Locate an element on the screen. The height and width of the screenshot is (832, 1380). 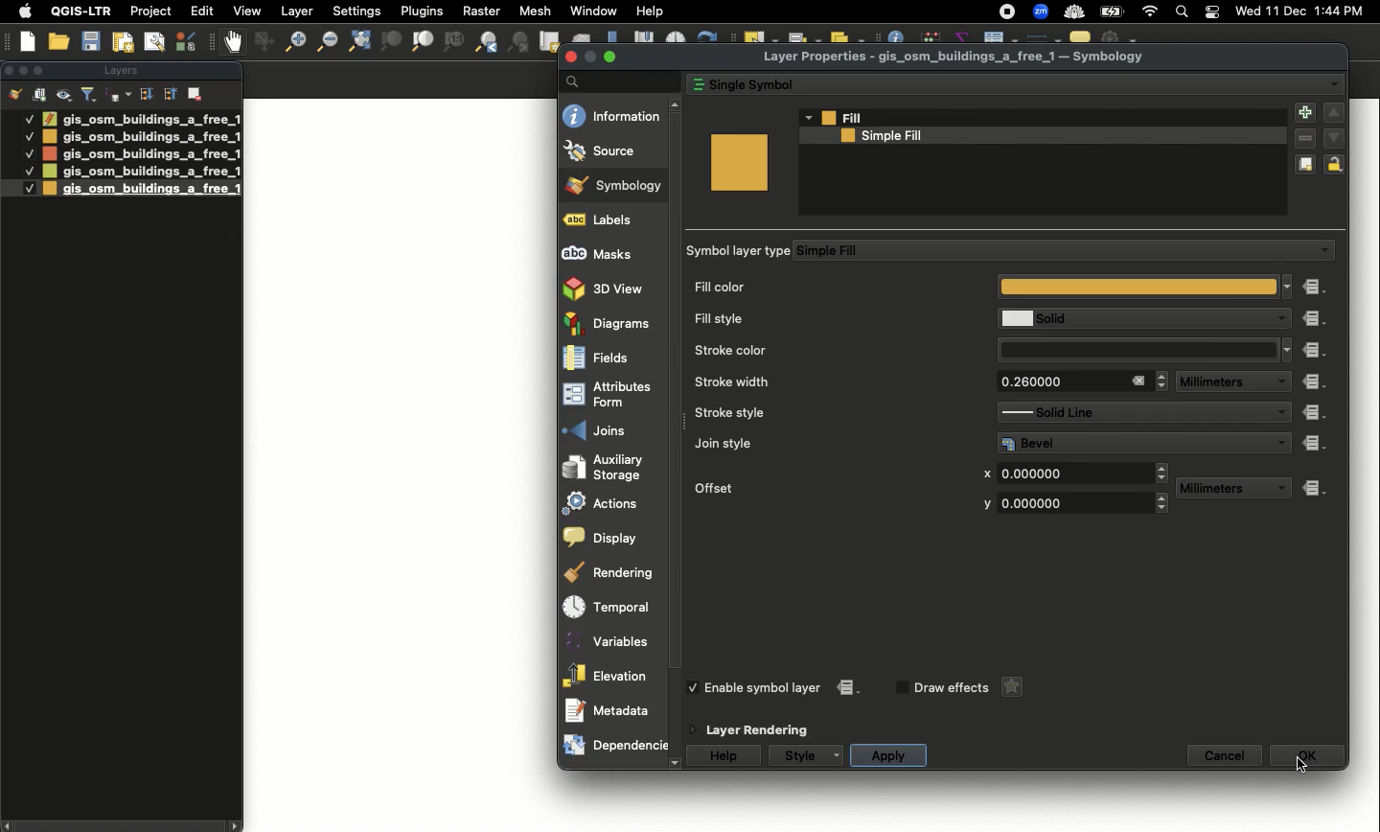
Display is located at coordinates (612, 538).